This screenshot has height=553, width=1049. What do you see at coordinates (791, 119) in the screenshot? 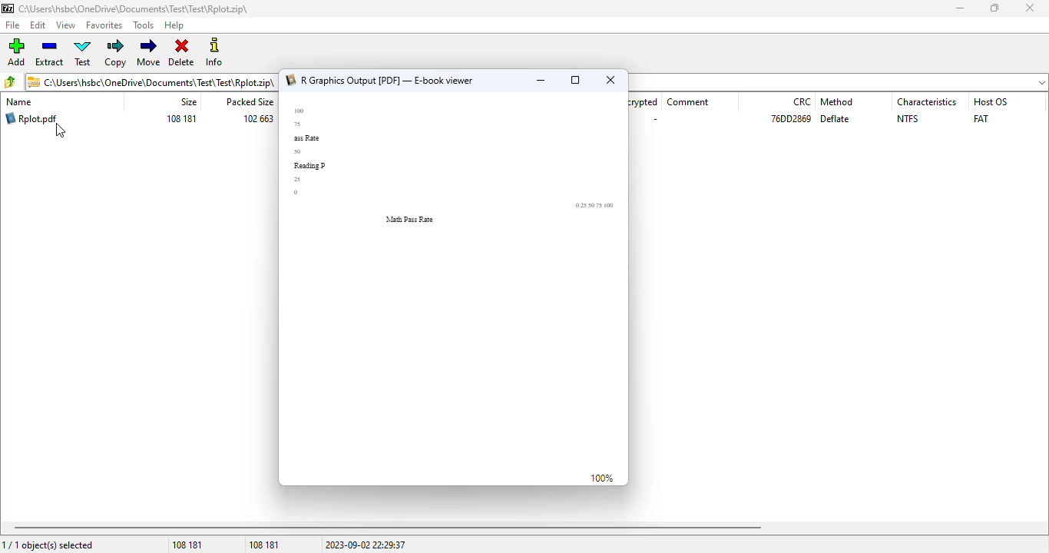
I see `76DD2869` at bounding box center [791, 119].